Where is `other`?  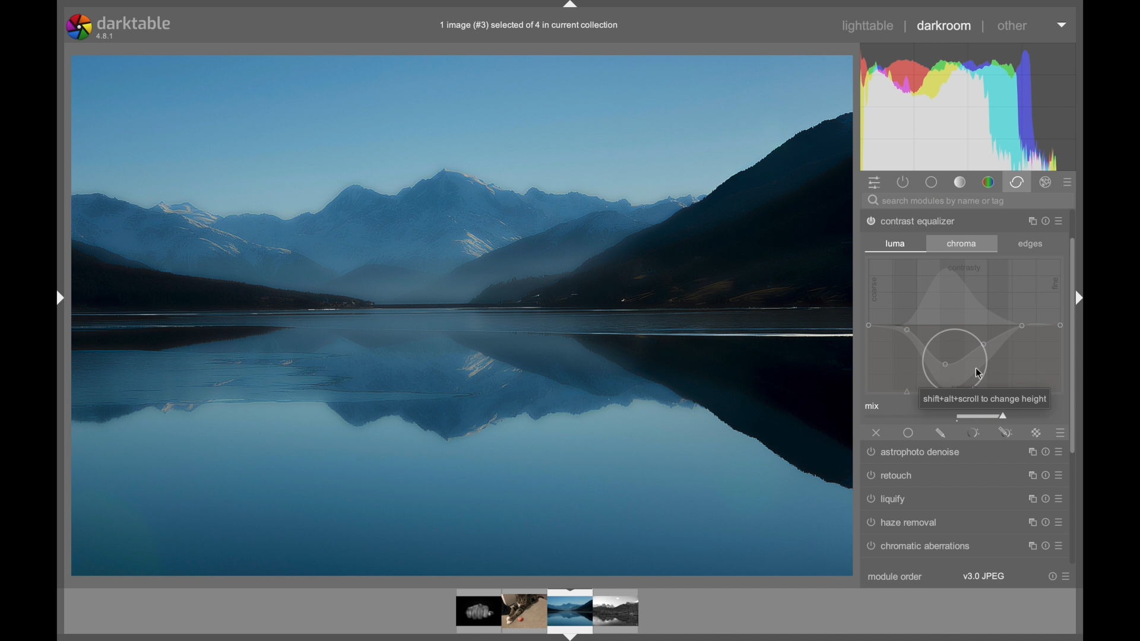 other is located at coordinates (1012, 26).